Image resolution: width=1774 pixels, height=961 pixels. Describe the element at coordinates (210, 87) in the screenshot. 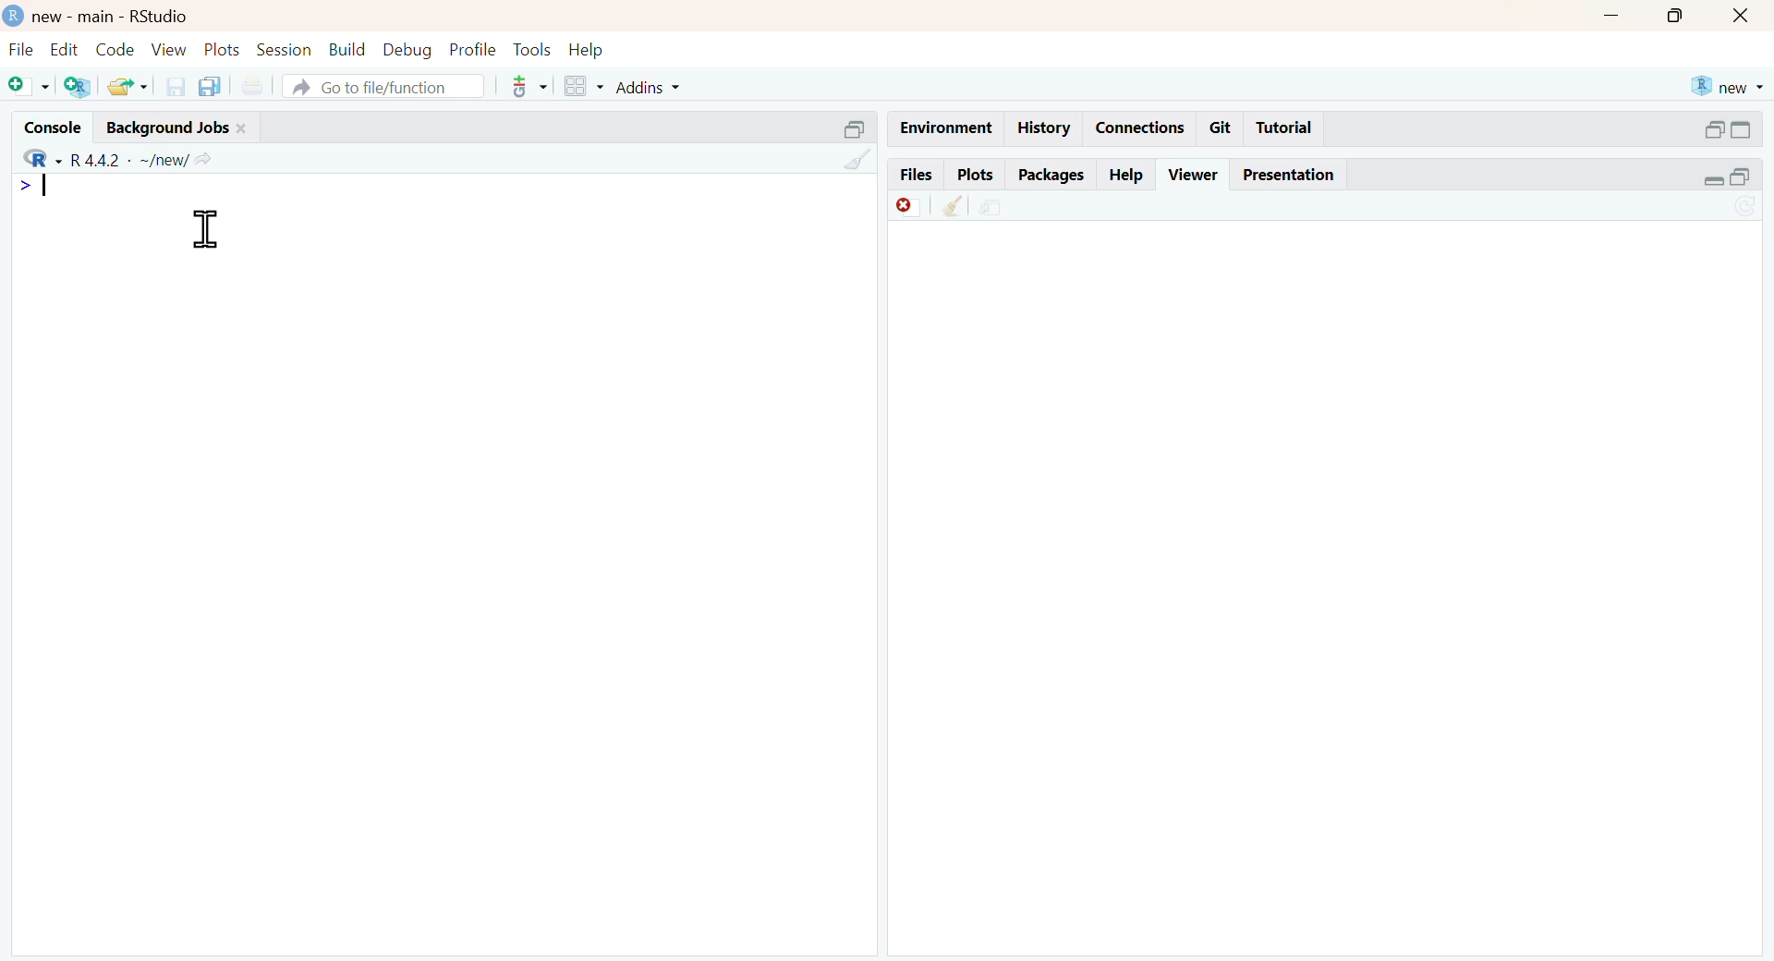

I see `copy` at that location.